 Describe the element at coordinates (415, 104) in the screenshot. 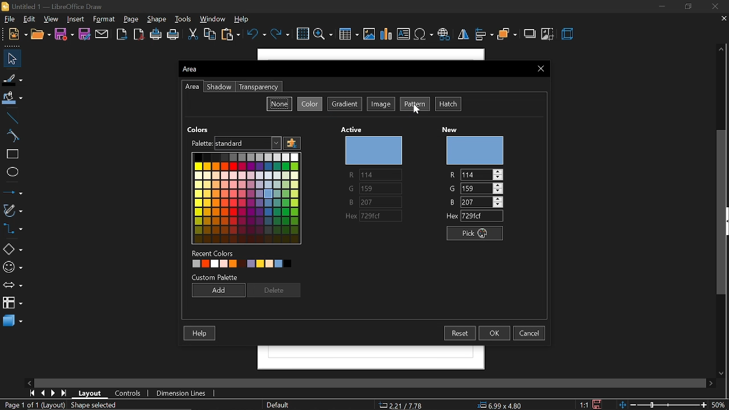

I see `pattern` at that location.